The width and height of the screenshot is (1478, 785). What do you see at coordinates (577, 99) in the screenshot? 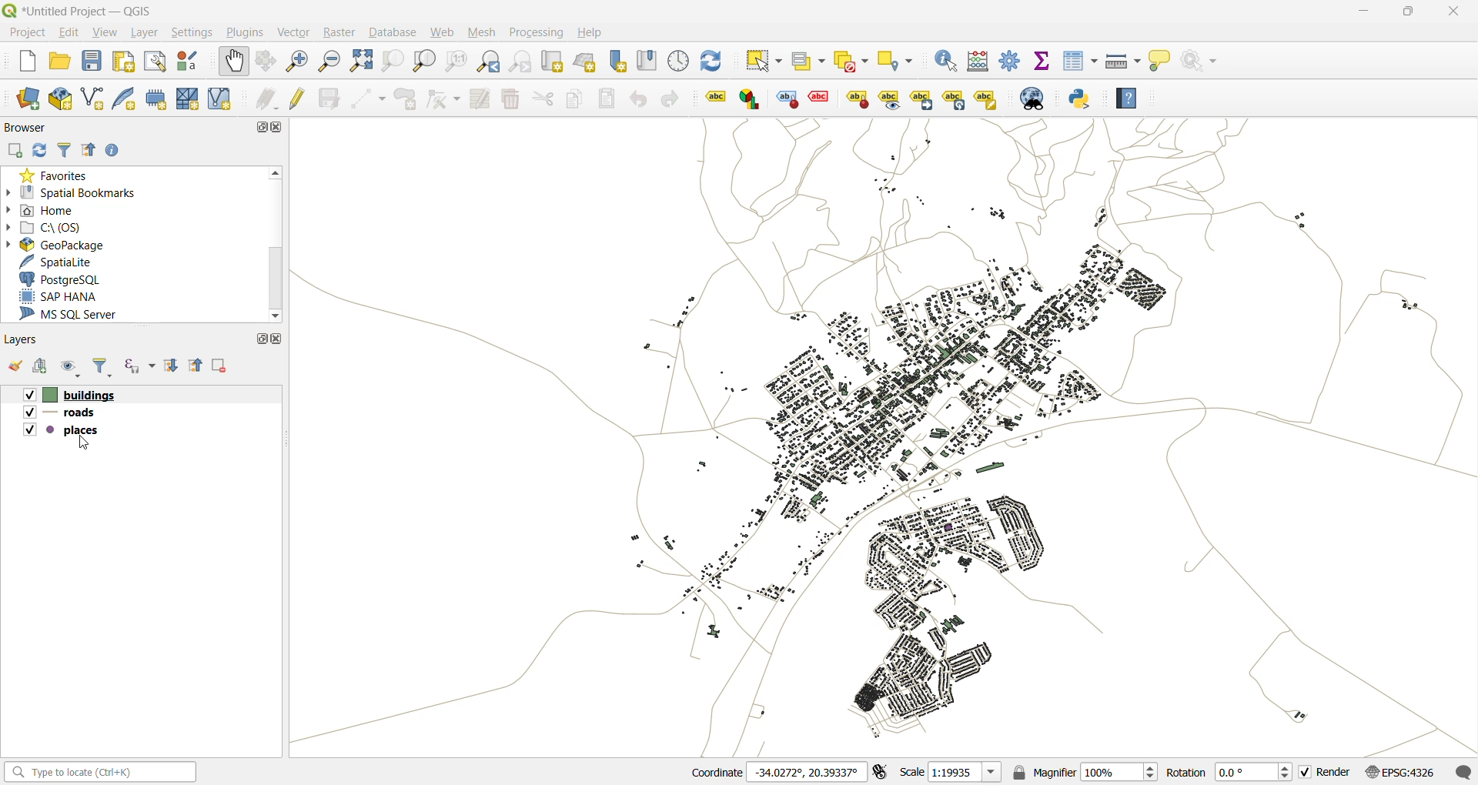
I see `copy` at bounding box center [577, 99].